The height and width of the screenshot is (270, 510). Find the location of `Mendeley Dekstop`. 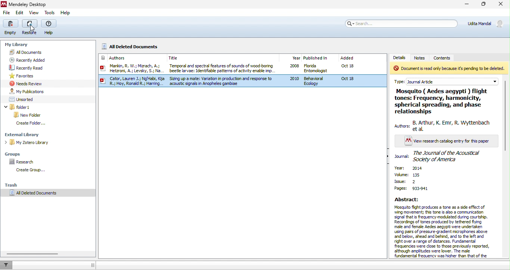

Mendeley Dekstop is located at coordinates (25, 4).